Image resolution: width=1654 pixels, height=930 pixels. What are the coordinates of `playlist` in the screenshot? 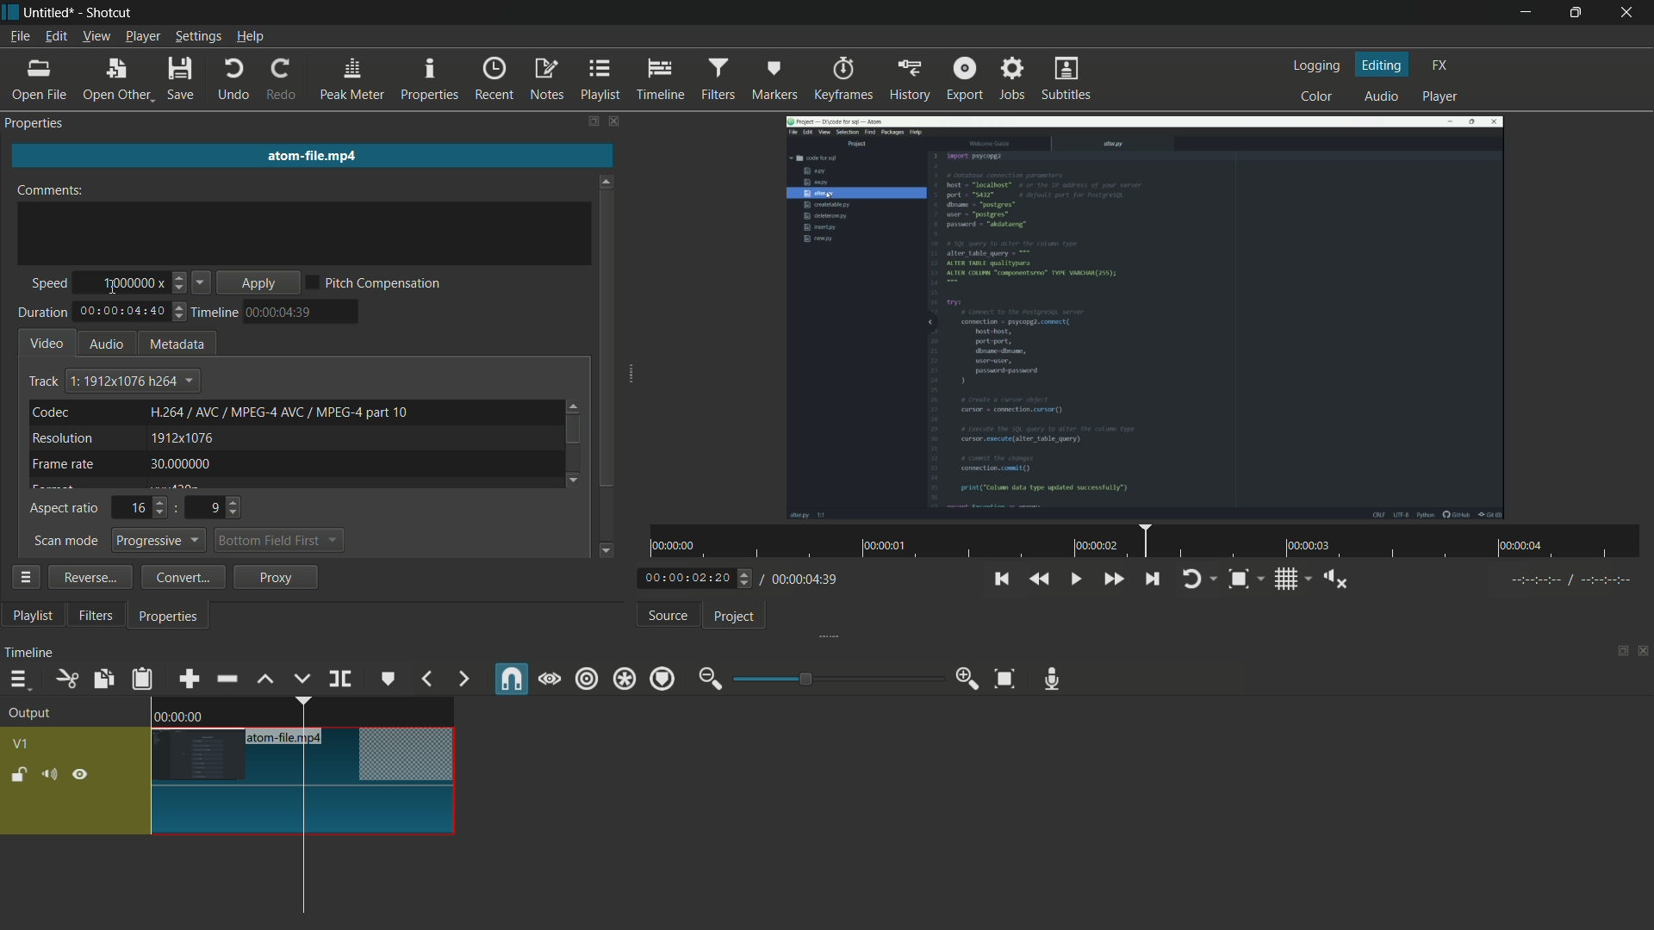 It's located at (32, 616).